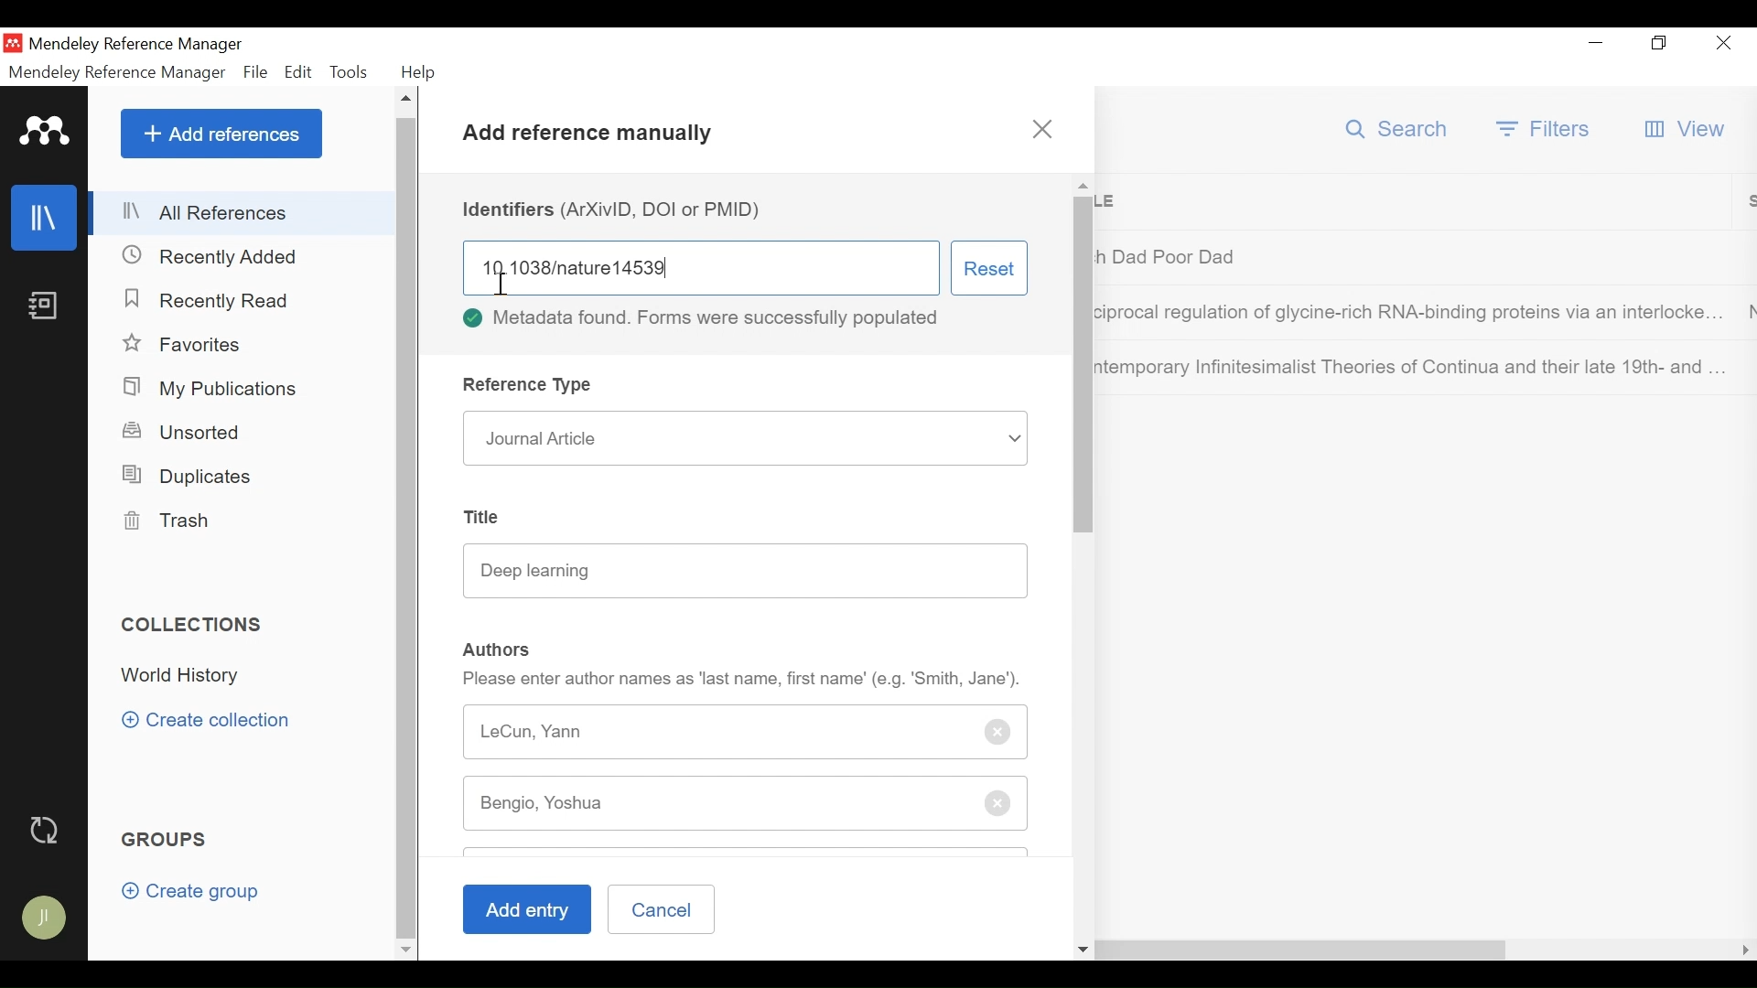 The image size is (1757, 988). Describe the element at coordinates (213, 388) in the screenshot. I see `My Publication` at that location.